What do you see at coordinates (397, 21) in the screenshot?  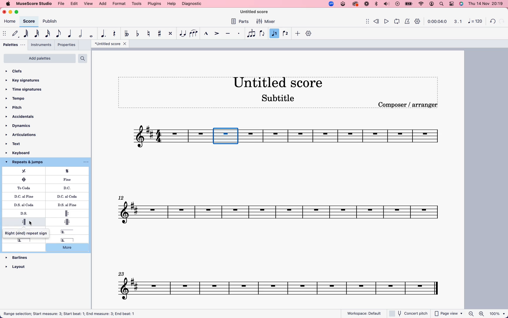 I see `loop playback` at bounding box center [397, 21].